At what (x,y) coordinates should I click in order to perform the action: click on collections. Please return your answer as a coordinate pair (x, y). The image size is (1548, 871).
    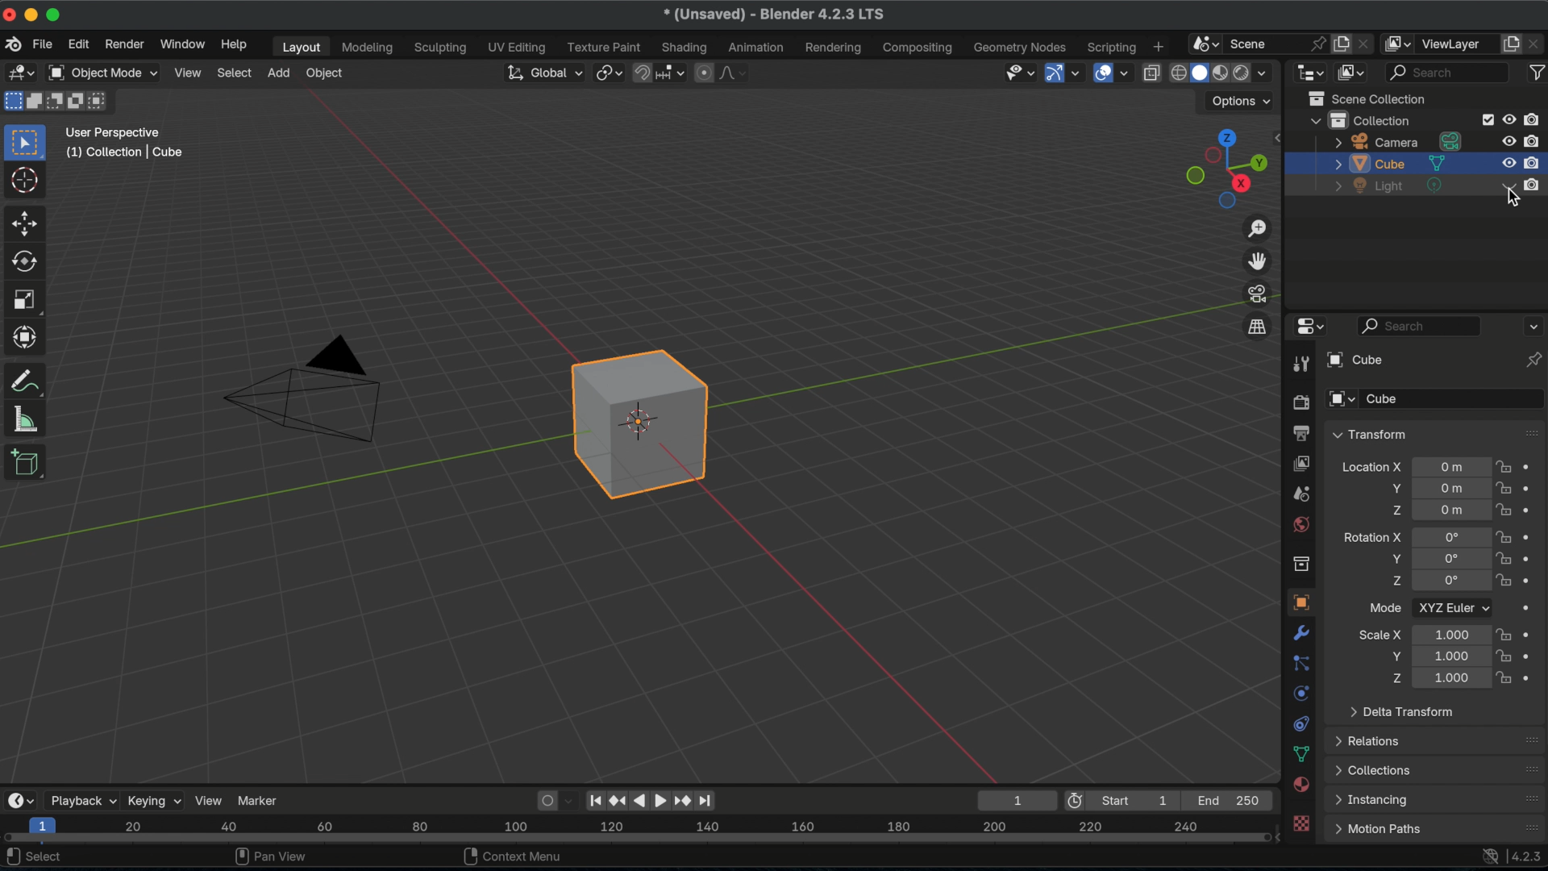
    Looking at the image, I should click on (1374, 771).